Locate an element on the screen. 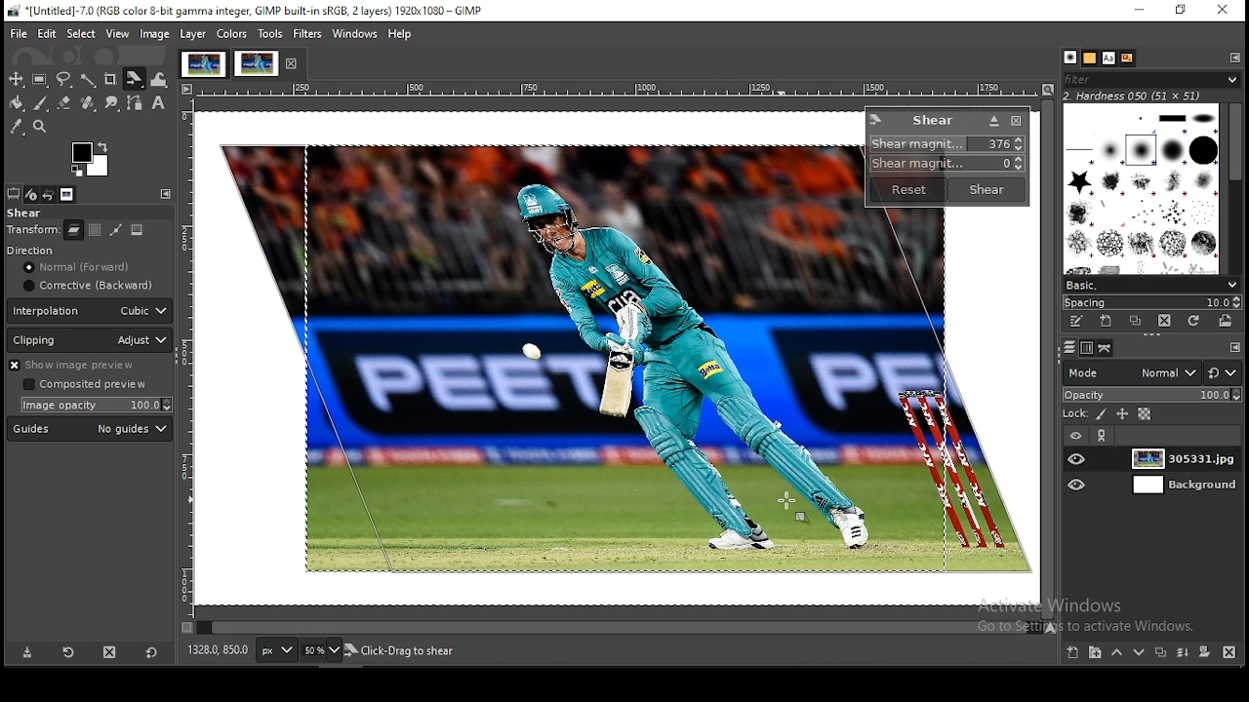 The height and width of the screenshot is (702, 1249). paths tools is located at coordinates (135, 102).